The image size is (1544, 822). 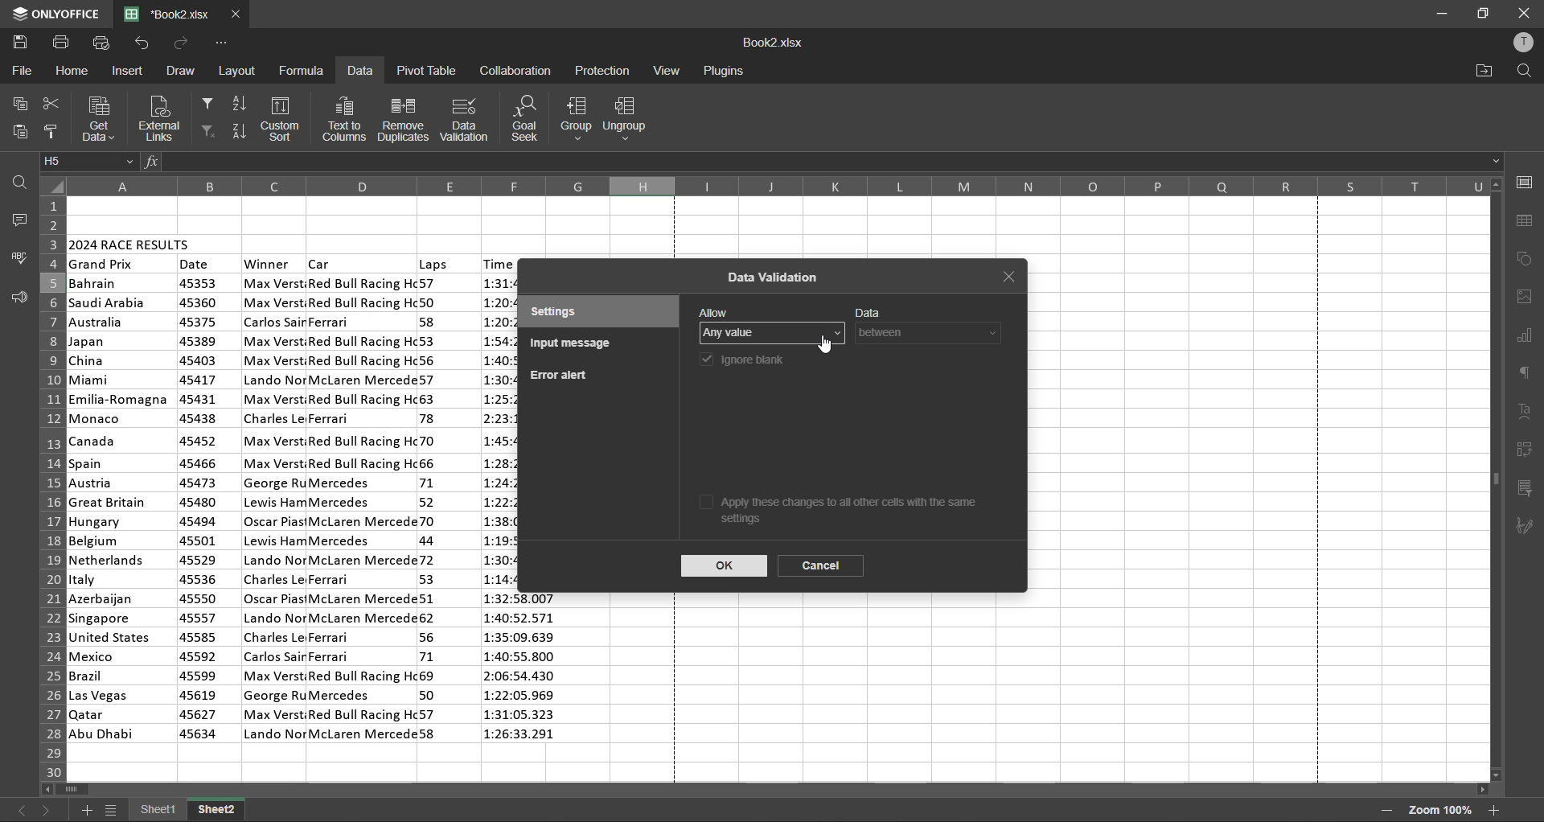 What do you see at coordinates (1529, 222) in the screenshot?
I see `table` at bounding box center [1529, 222].